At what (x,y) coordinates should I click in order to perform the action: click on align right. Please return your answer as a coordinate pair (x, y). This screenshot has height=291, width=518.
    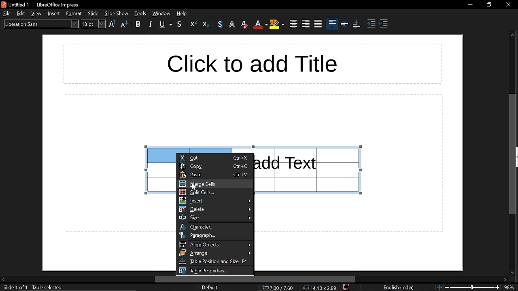
    Looking at the image, I should click on (306, 24).